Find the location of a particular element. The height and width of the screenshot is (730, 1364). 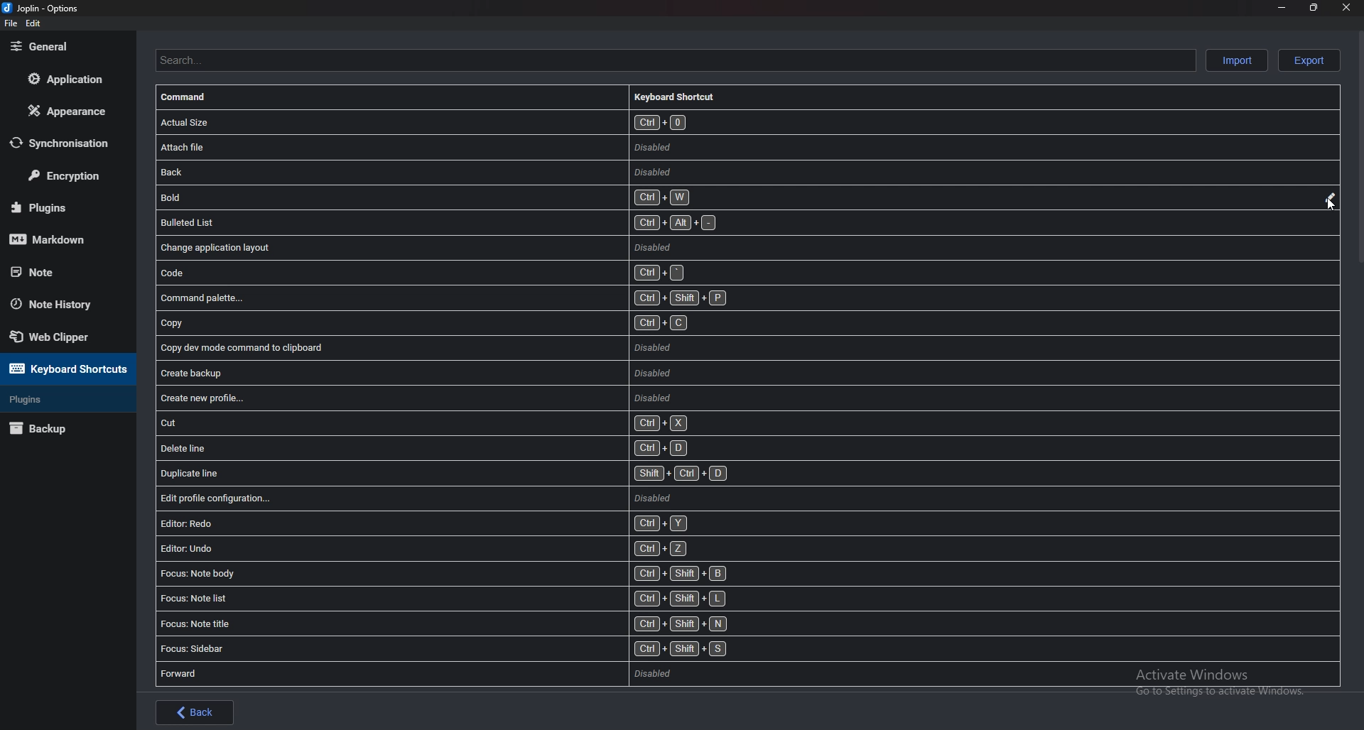

File is located at coordinates (11, 23).